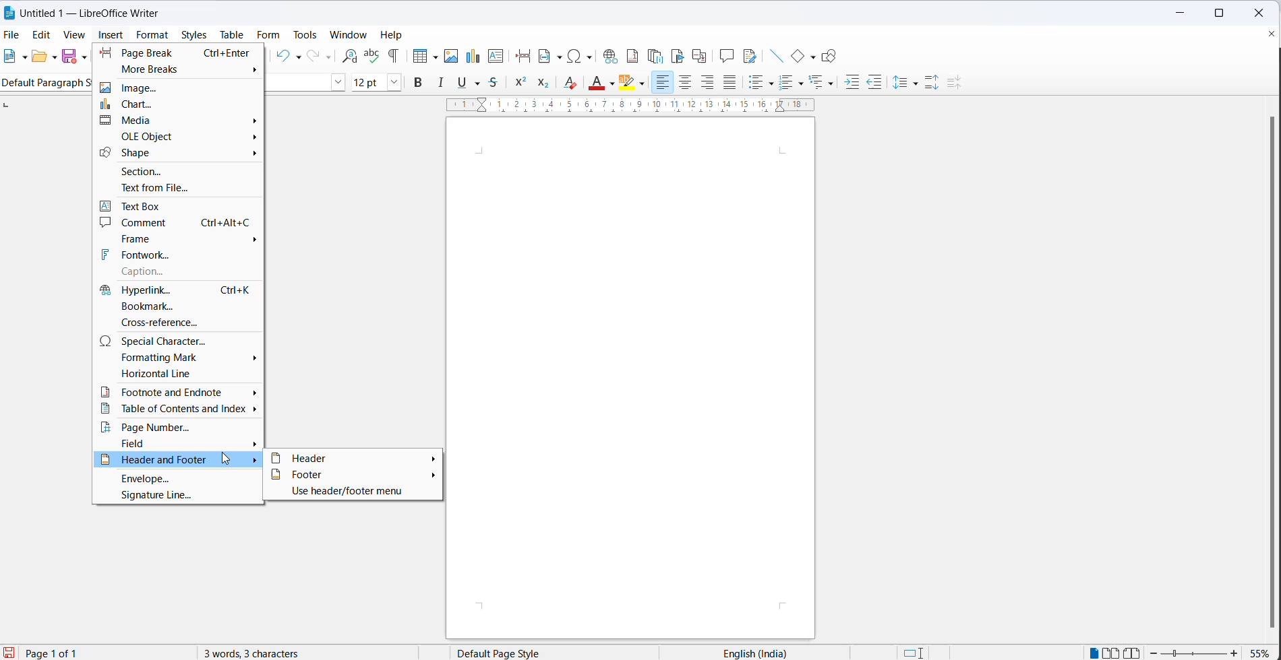  What do you see at coordinates (772, 82) in the screenshot?
I see `toggle unordered list options` at bounding box center [772, 82].